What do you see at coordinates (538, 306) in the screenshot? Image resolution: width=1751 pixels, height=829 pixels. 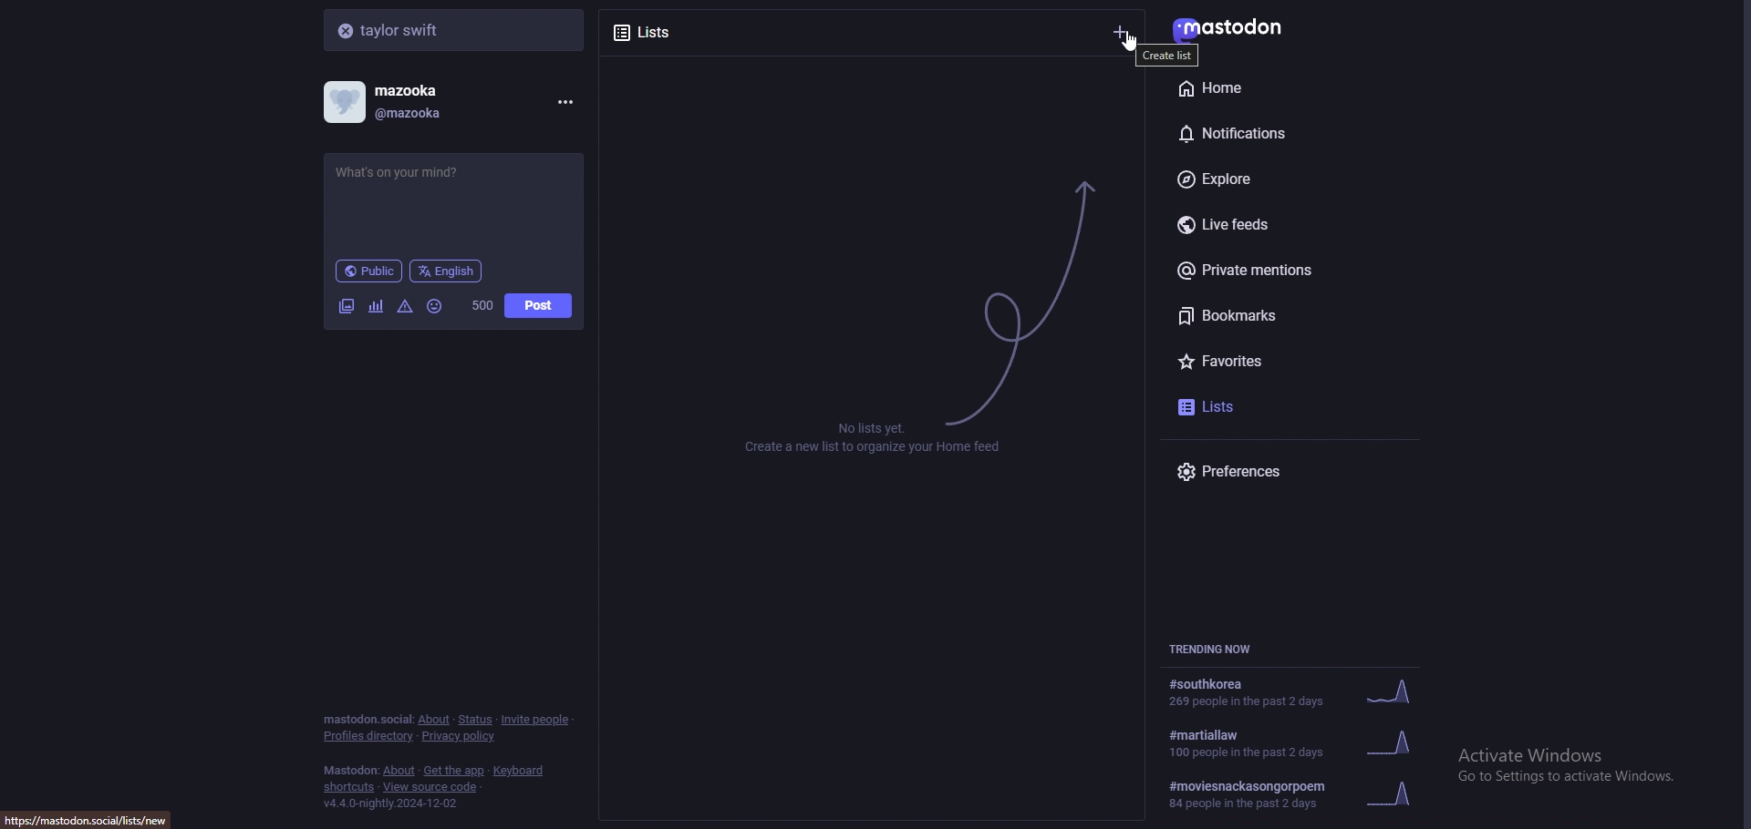 I see `post` at bounding box center [538, 306].